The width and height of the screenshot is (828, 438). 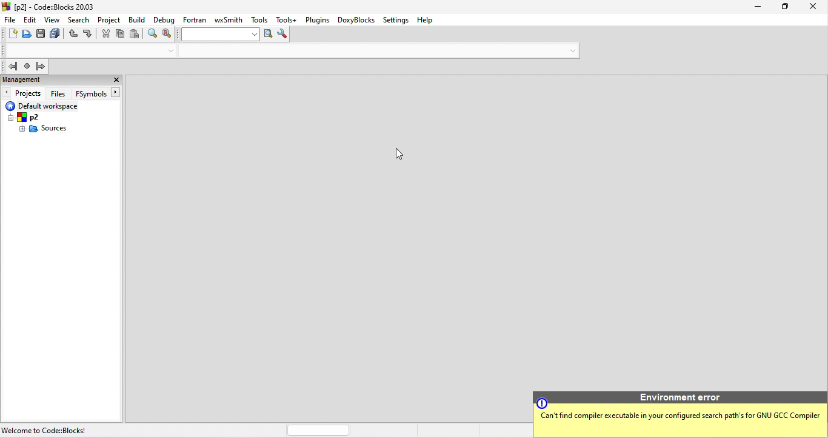 What do you see at coordinates (401, 153) in the screenshot?
I see `Cursor` at bounding box center [401, 153].